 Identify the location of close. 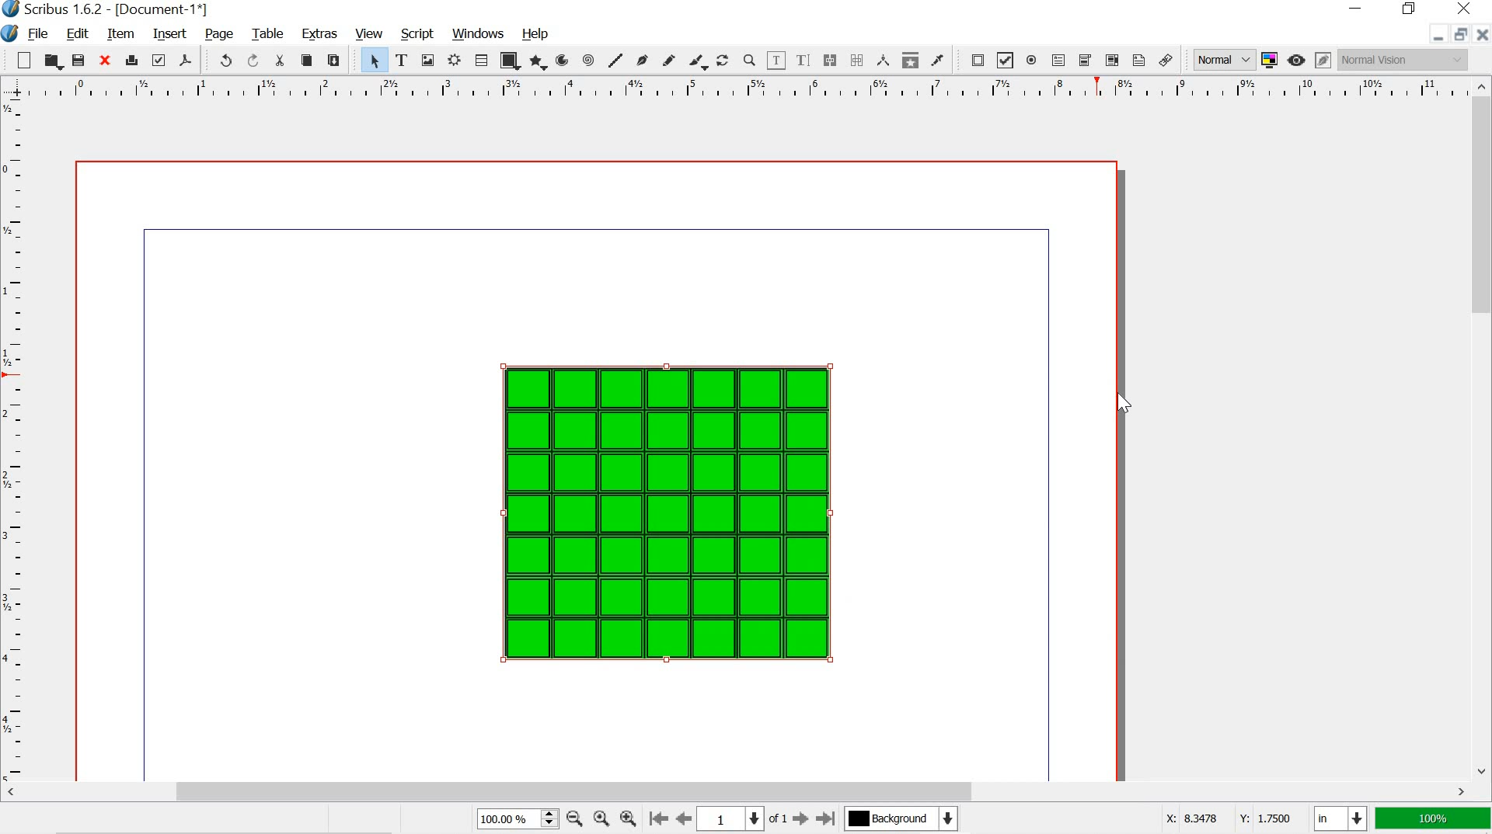
(106, 61).